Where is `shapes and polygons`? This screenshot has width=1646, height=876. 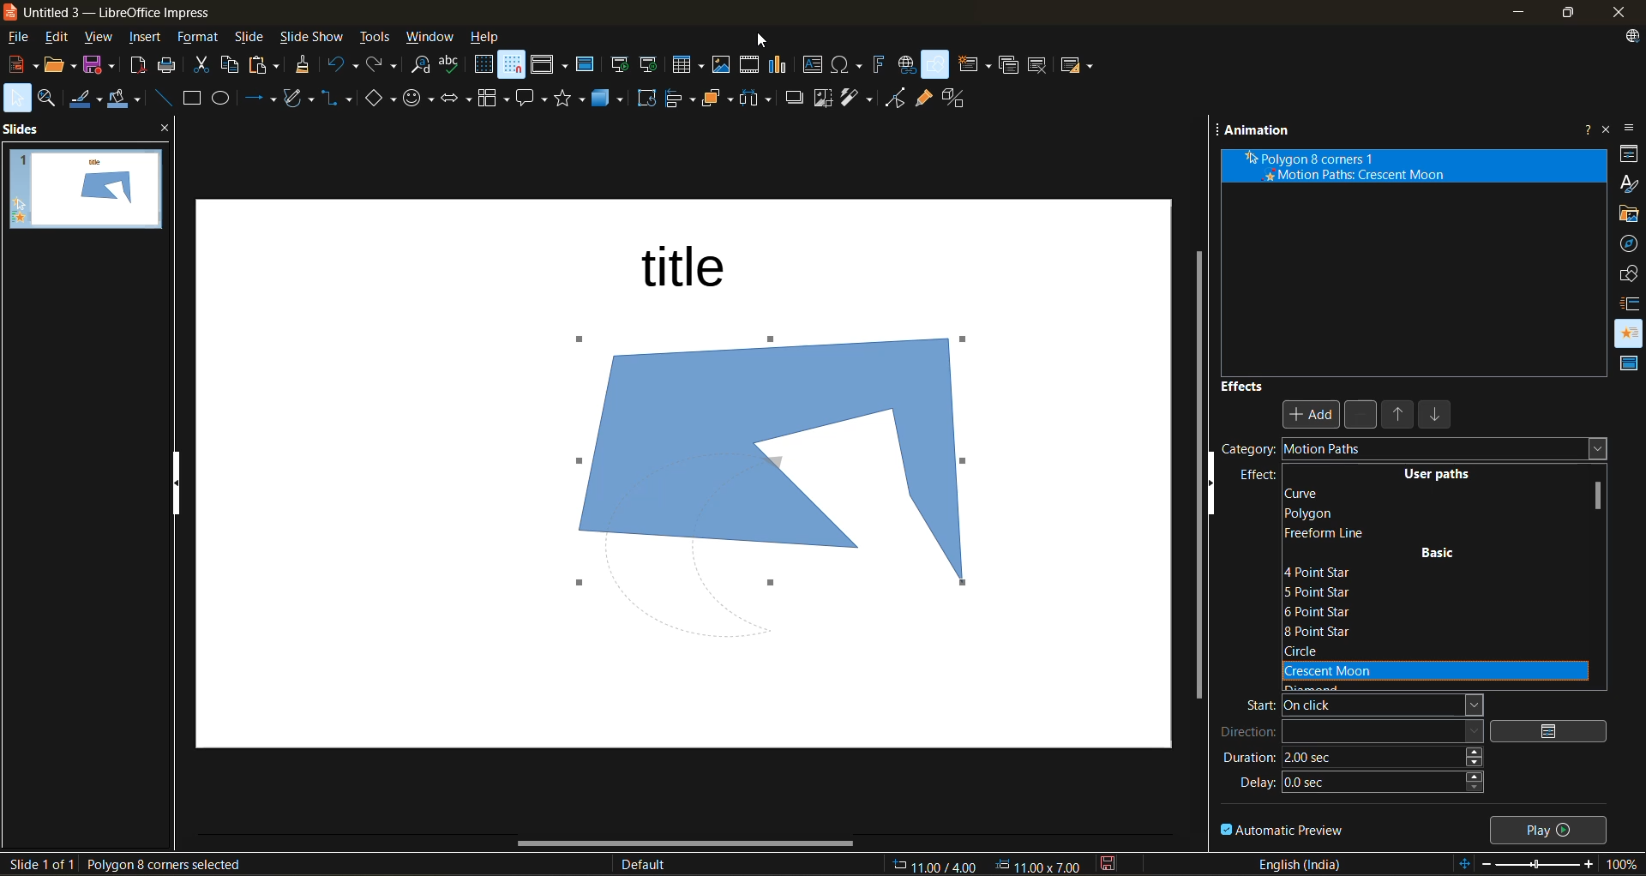 shapes and polygons is located at coordinates (297, 97).